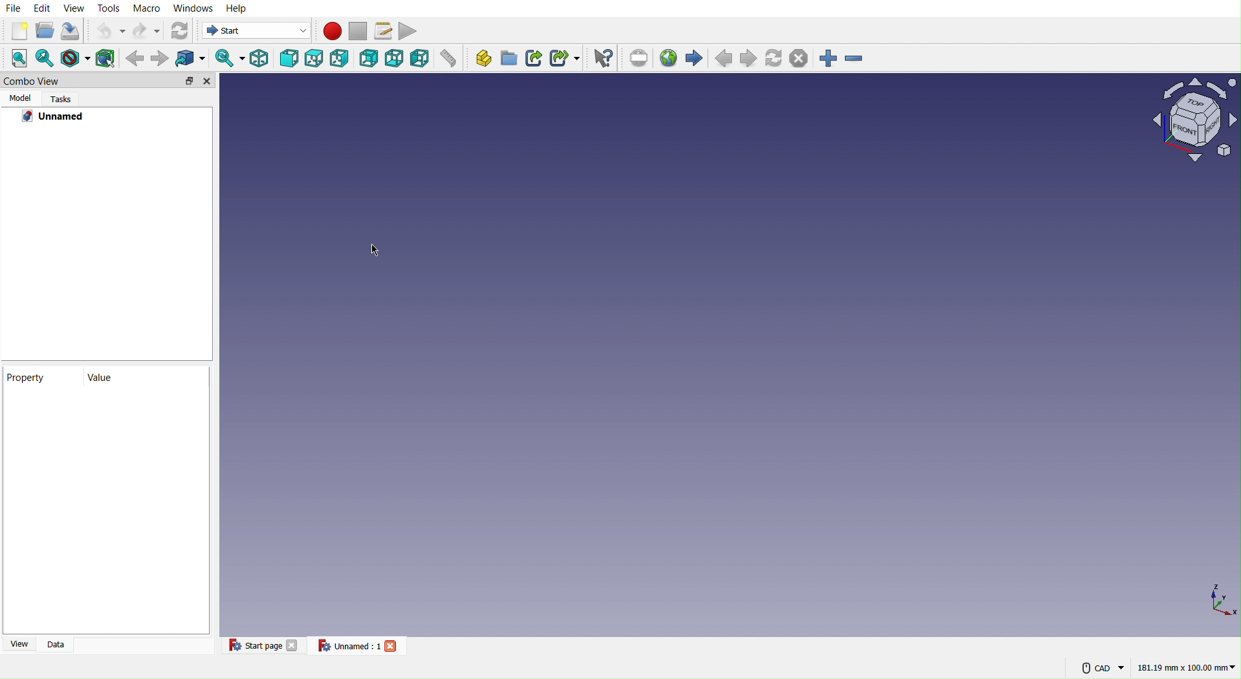 The height and width of the screenshot is (679, 1241). What do you see at coordinates (341, 57) in the screenshot?
I see `Set to right view` at bounding box center [341, 57].